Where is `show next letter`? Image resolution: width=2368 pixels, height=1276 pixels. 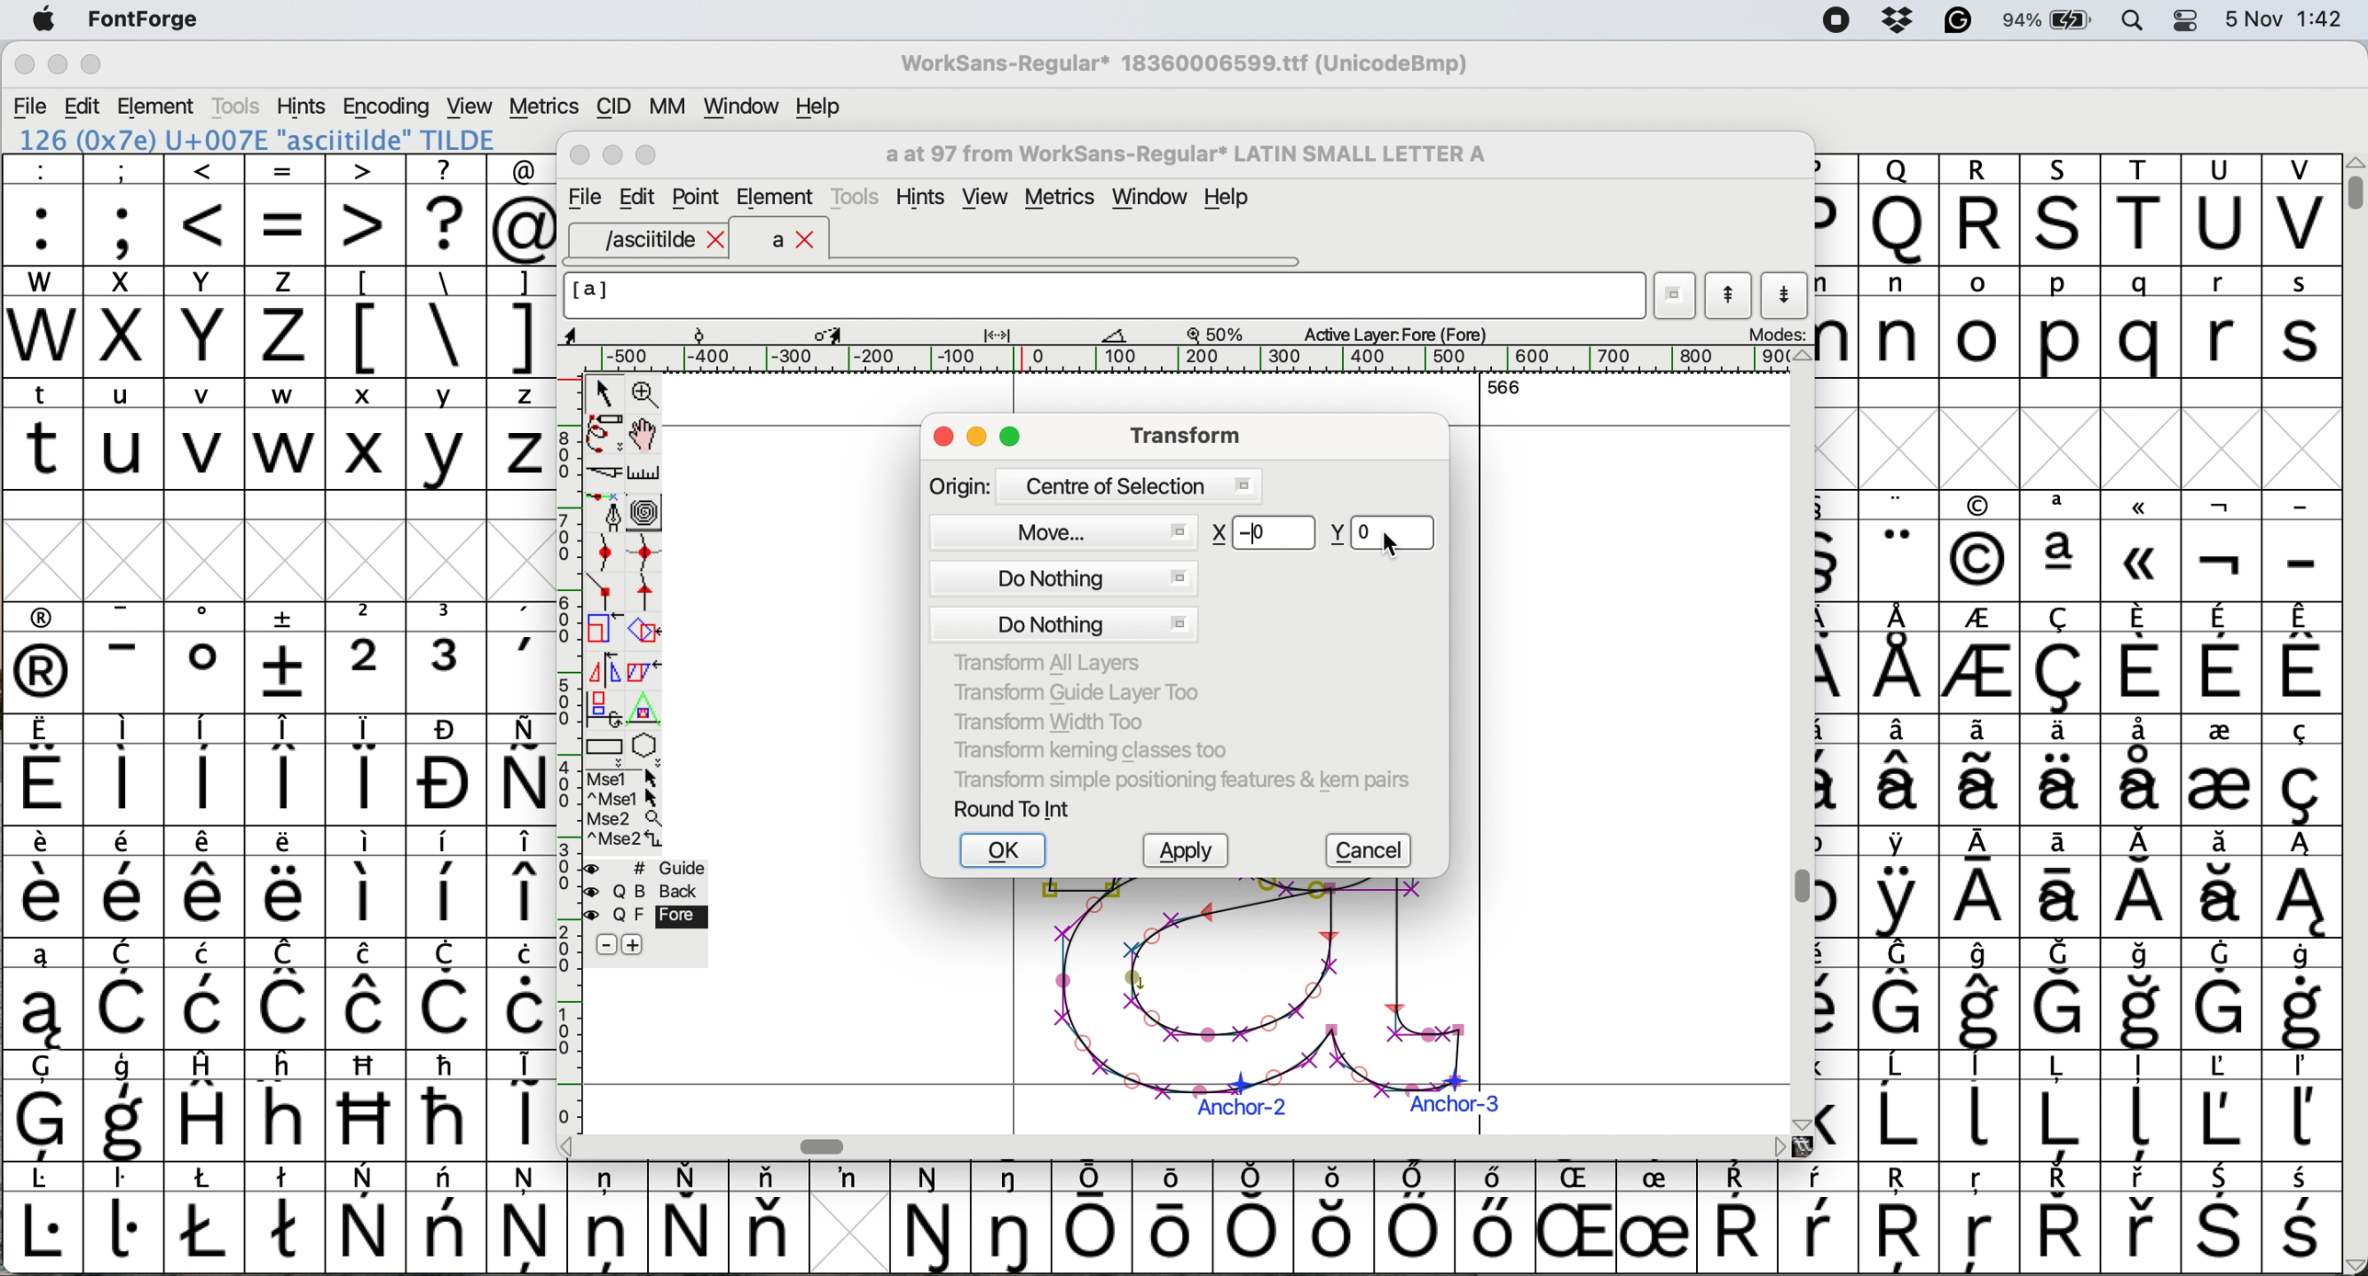 show next letter is located at coordinates (1788, 294).